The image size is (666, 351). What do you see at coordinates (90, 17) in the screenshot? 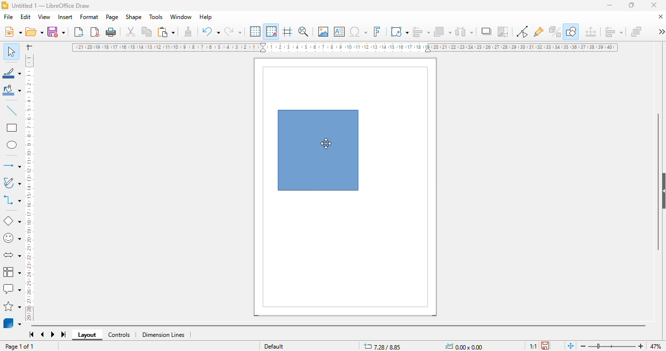
I see `format` at bounding box center [90, 17].